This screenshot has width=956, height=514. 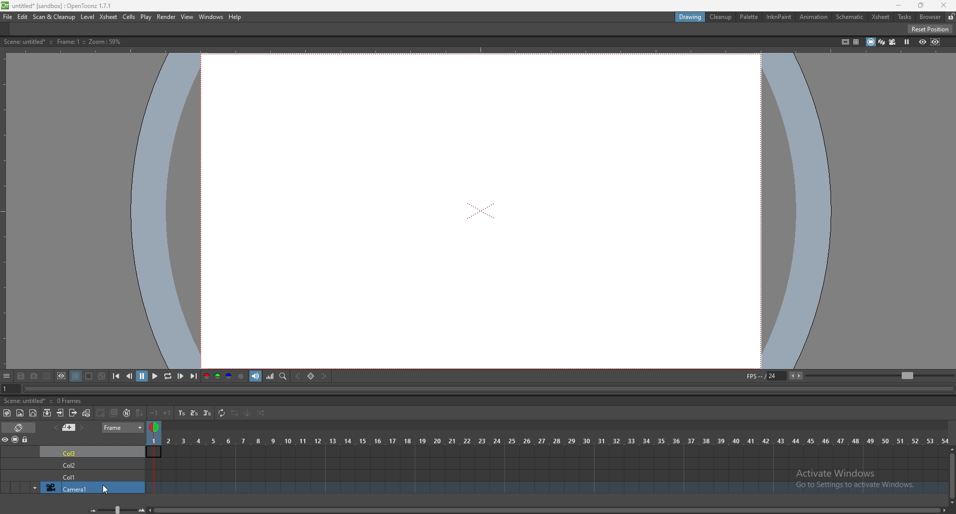 I want to click on pause, so click(x=142, y=376).